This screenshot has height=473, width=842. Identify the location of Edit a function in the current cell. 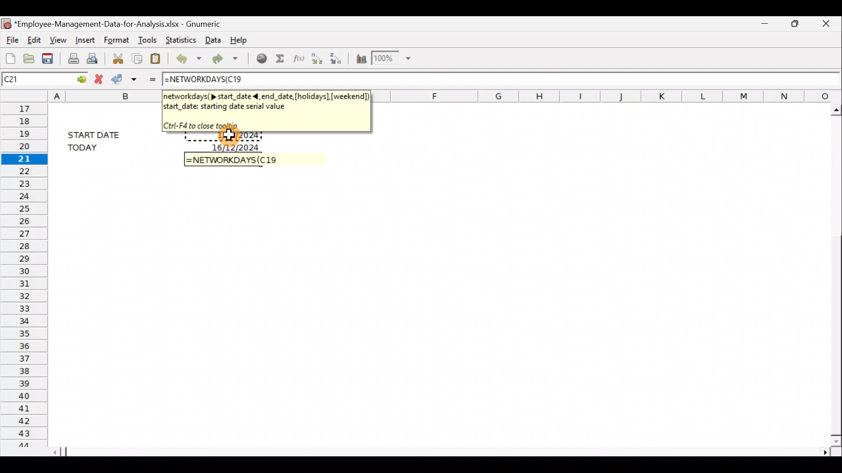
(297, 59).